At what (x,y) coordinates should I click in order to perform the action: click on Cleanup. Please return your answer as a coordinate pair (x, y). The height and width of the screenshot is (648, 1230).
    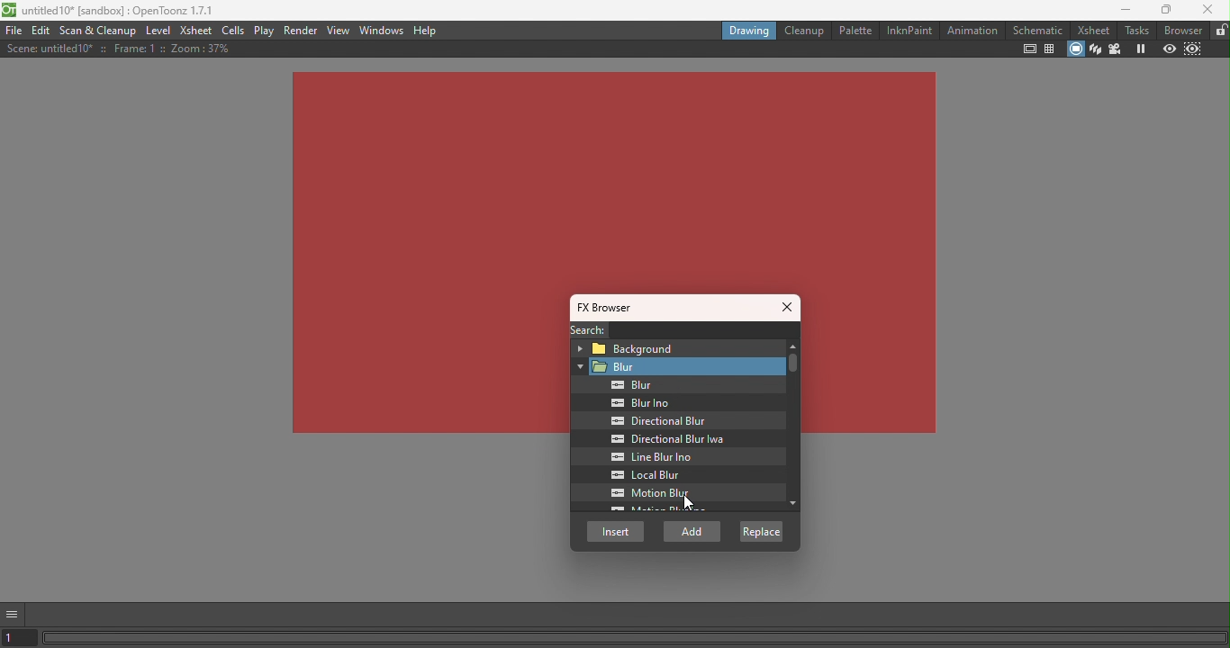
    Looking at the image, I should click on (803, 30).